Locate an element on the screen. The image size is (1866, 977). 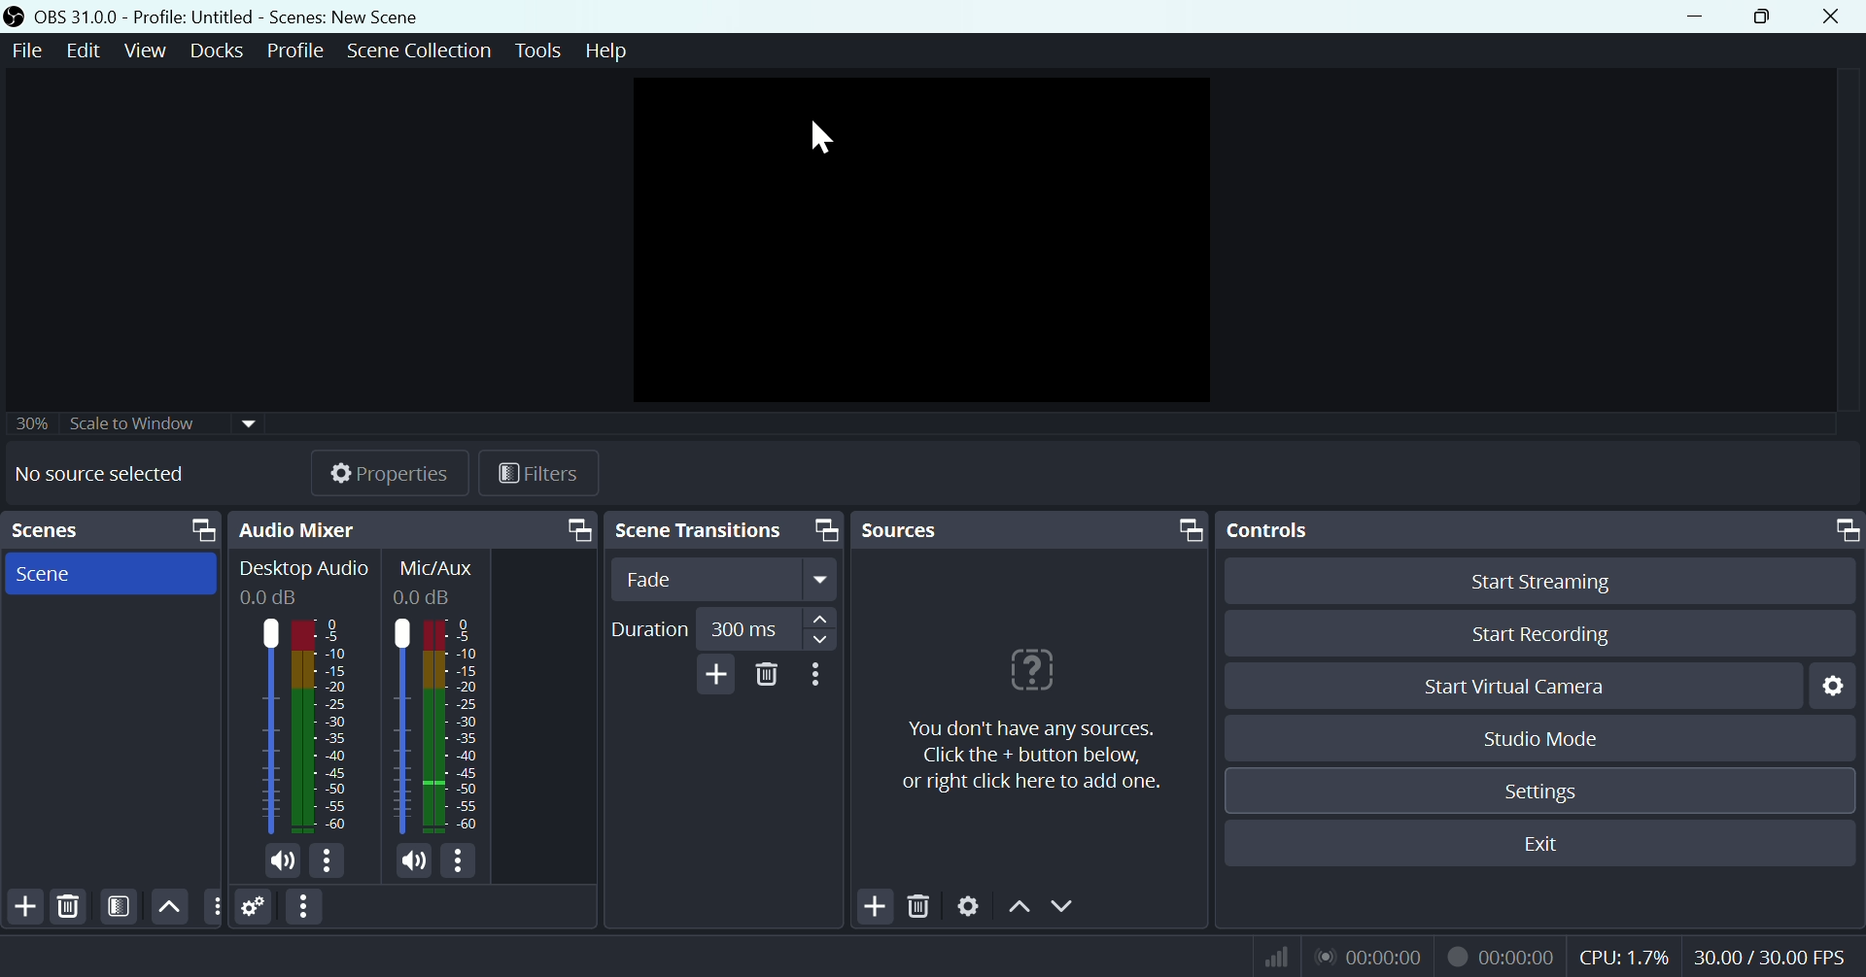
cursor on setting is located at coordinates (1536, 819).